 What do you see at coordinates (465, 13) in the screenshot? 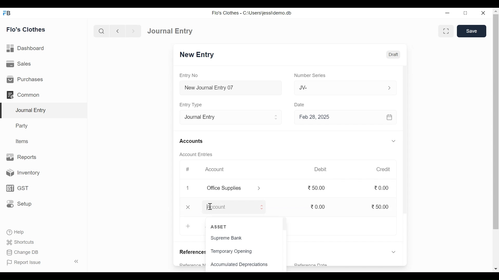
I see `Restore` at bounding box center [465, 13].